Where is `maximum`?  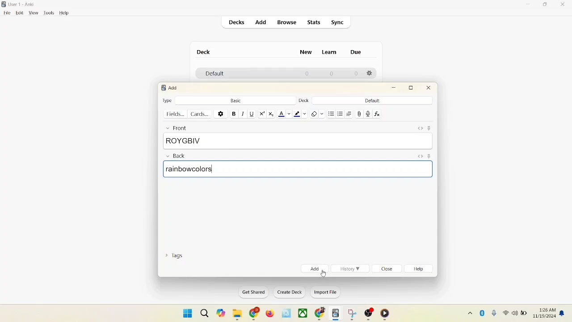
maximum is located at coordinates (412, 88).